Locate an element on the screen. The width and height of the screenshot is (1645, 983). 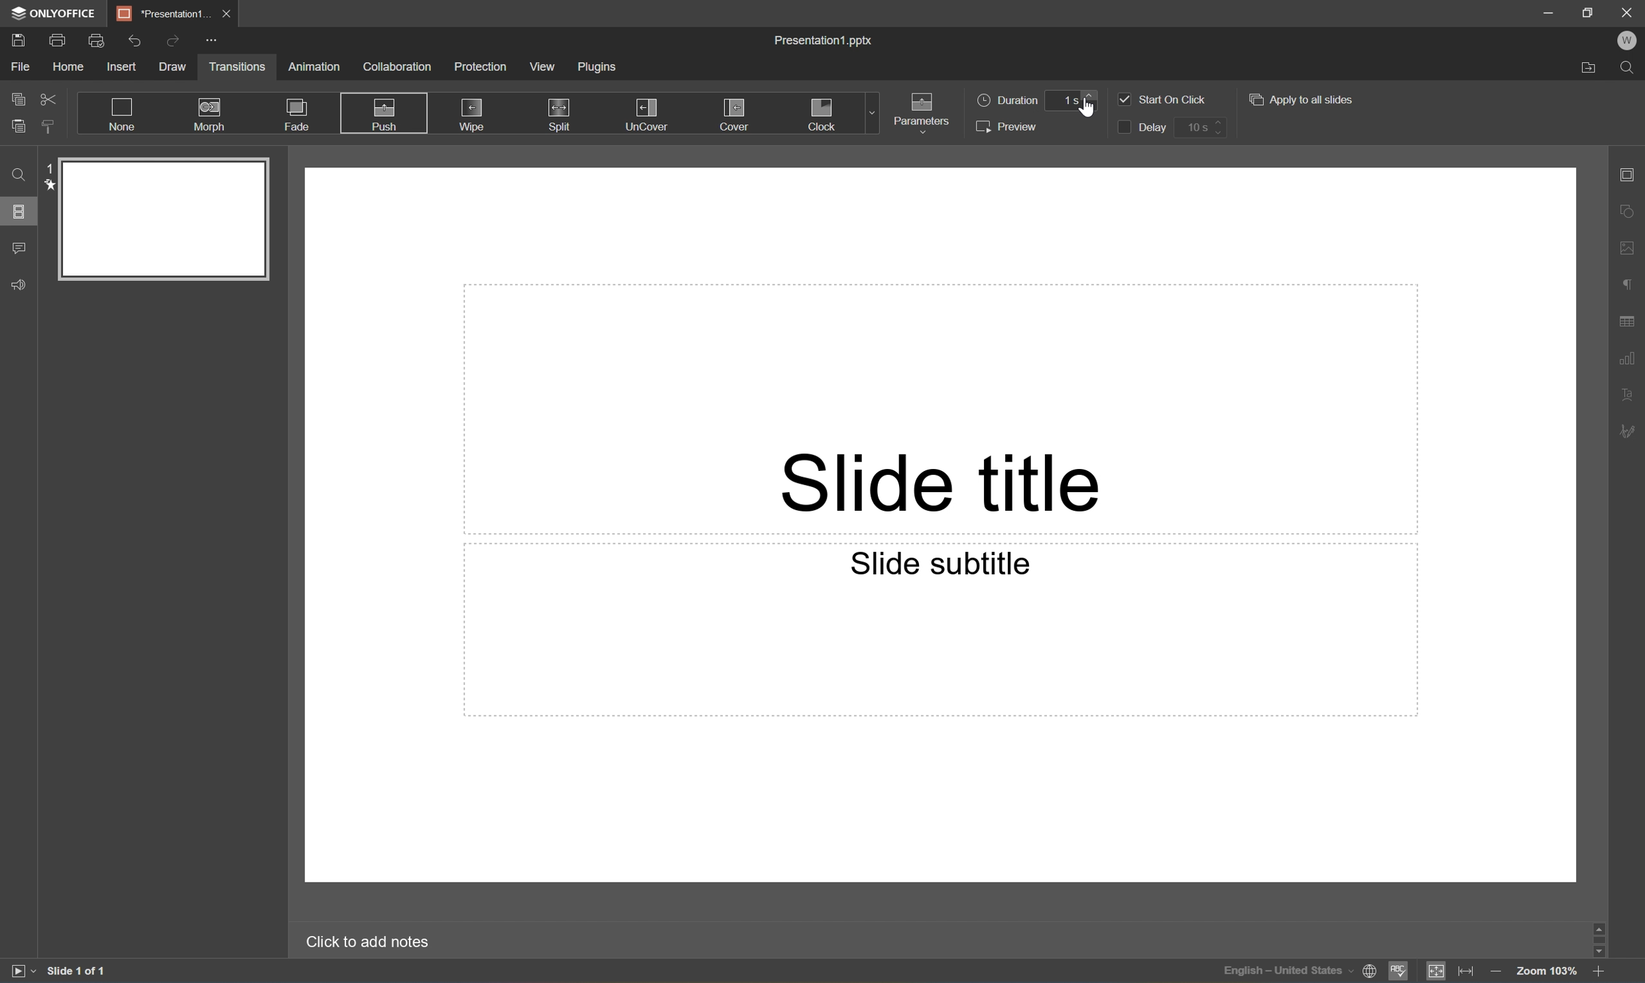
Copy style is located at coordinates (48, 128).